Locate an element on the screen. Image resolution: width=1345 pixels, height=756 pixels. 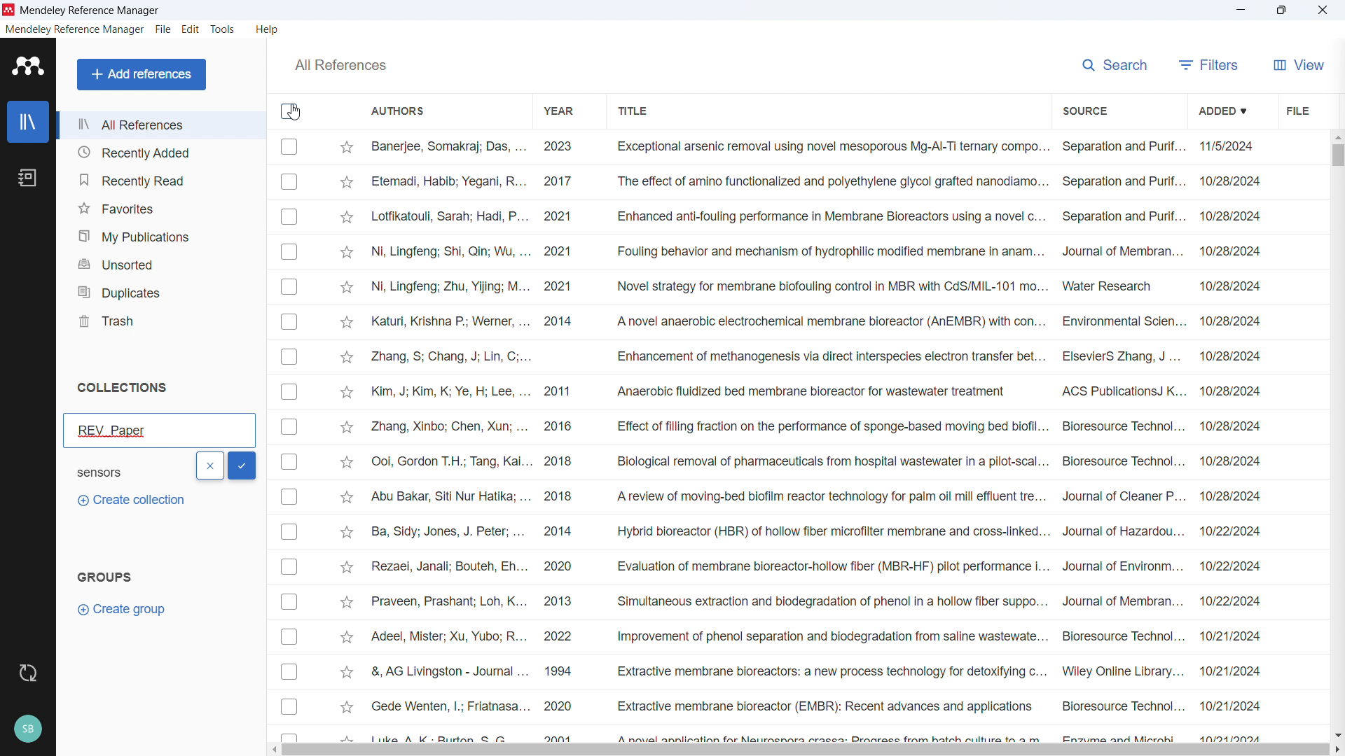
Star mark respective publication is located at coordinates (347, 358).